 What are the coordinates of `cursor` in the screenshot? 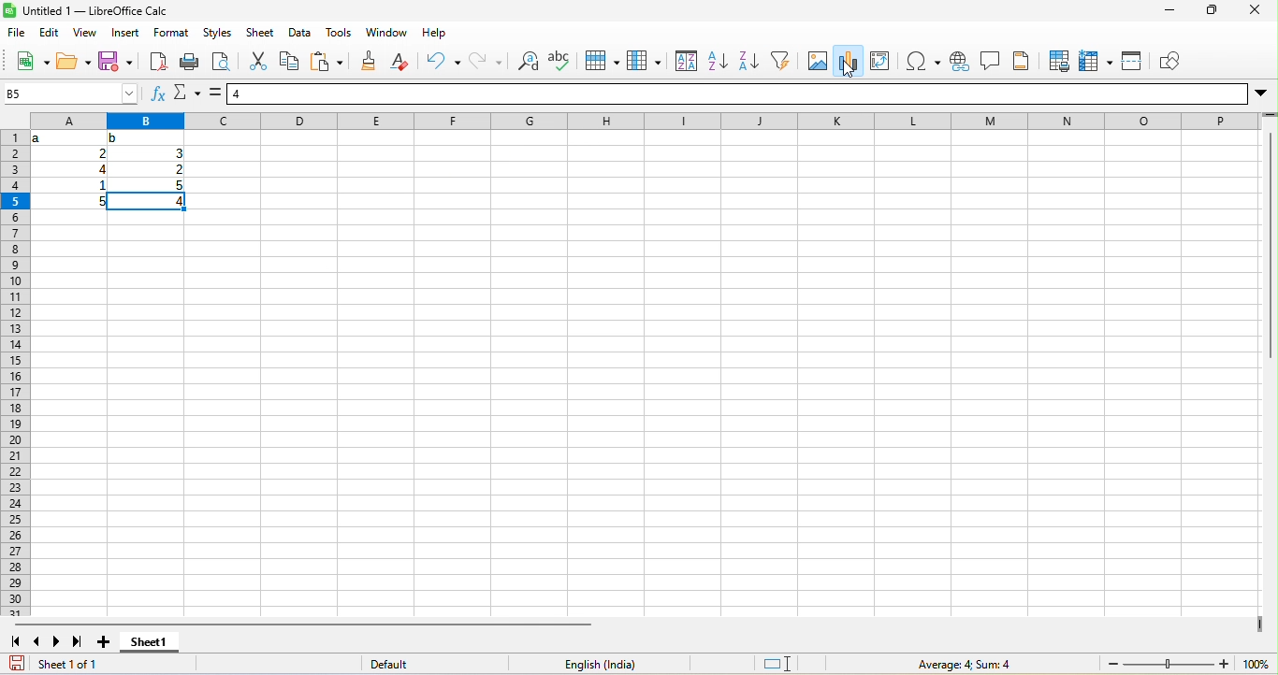 It's located at (849, 69).